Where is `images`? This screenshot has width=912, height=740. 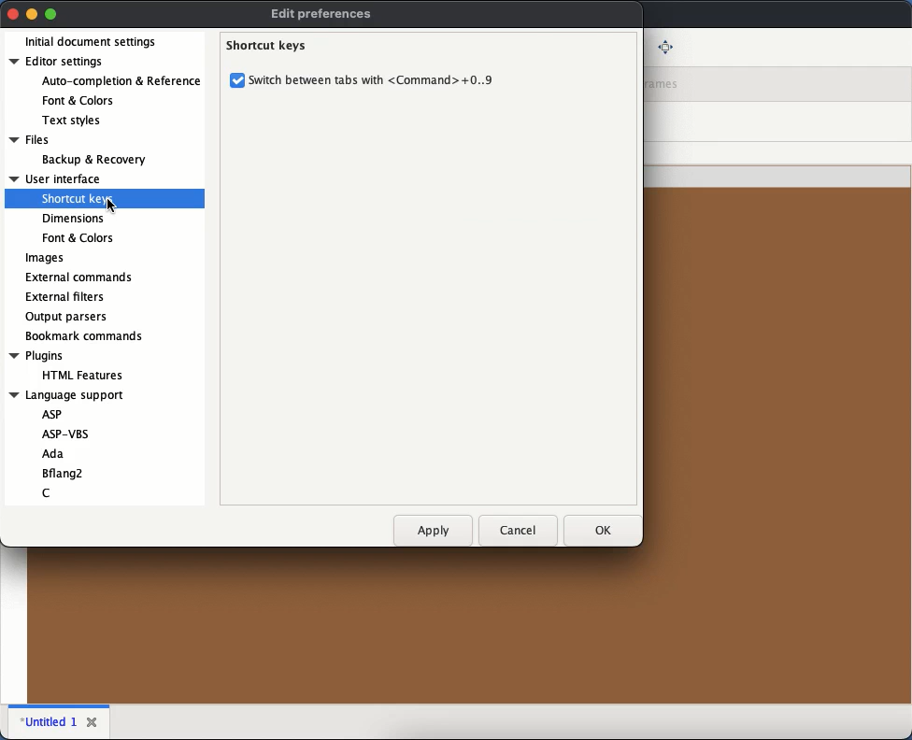 images is located at coordinates (46, 258).